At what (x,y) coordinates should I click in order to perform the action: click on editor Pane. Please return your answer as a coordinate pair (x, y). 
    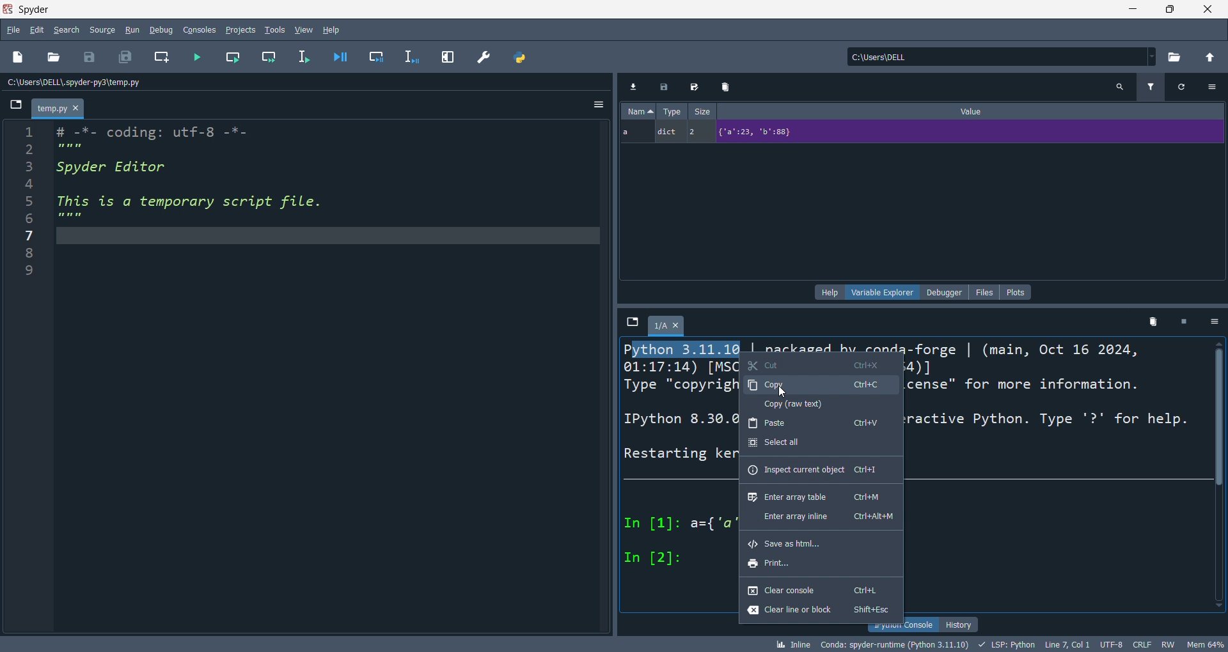
    Looking at the image, I should click on (330, 378).